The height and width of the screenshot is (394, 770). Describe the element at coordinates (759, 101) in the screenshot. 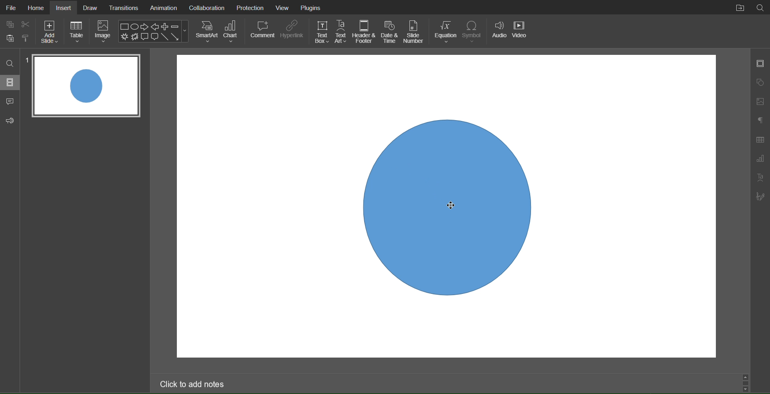

I see `Image Settings` at that location.